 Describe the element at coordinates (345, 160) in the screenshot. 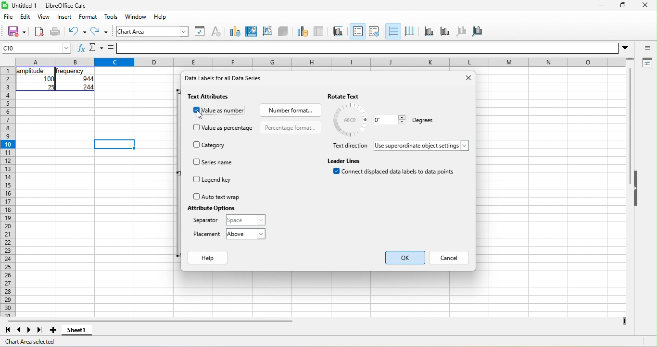

I see `leader lines` at that location.